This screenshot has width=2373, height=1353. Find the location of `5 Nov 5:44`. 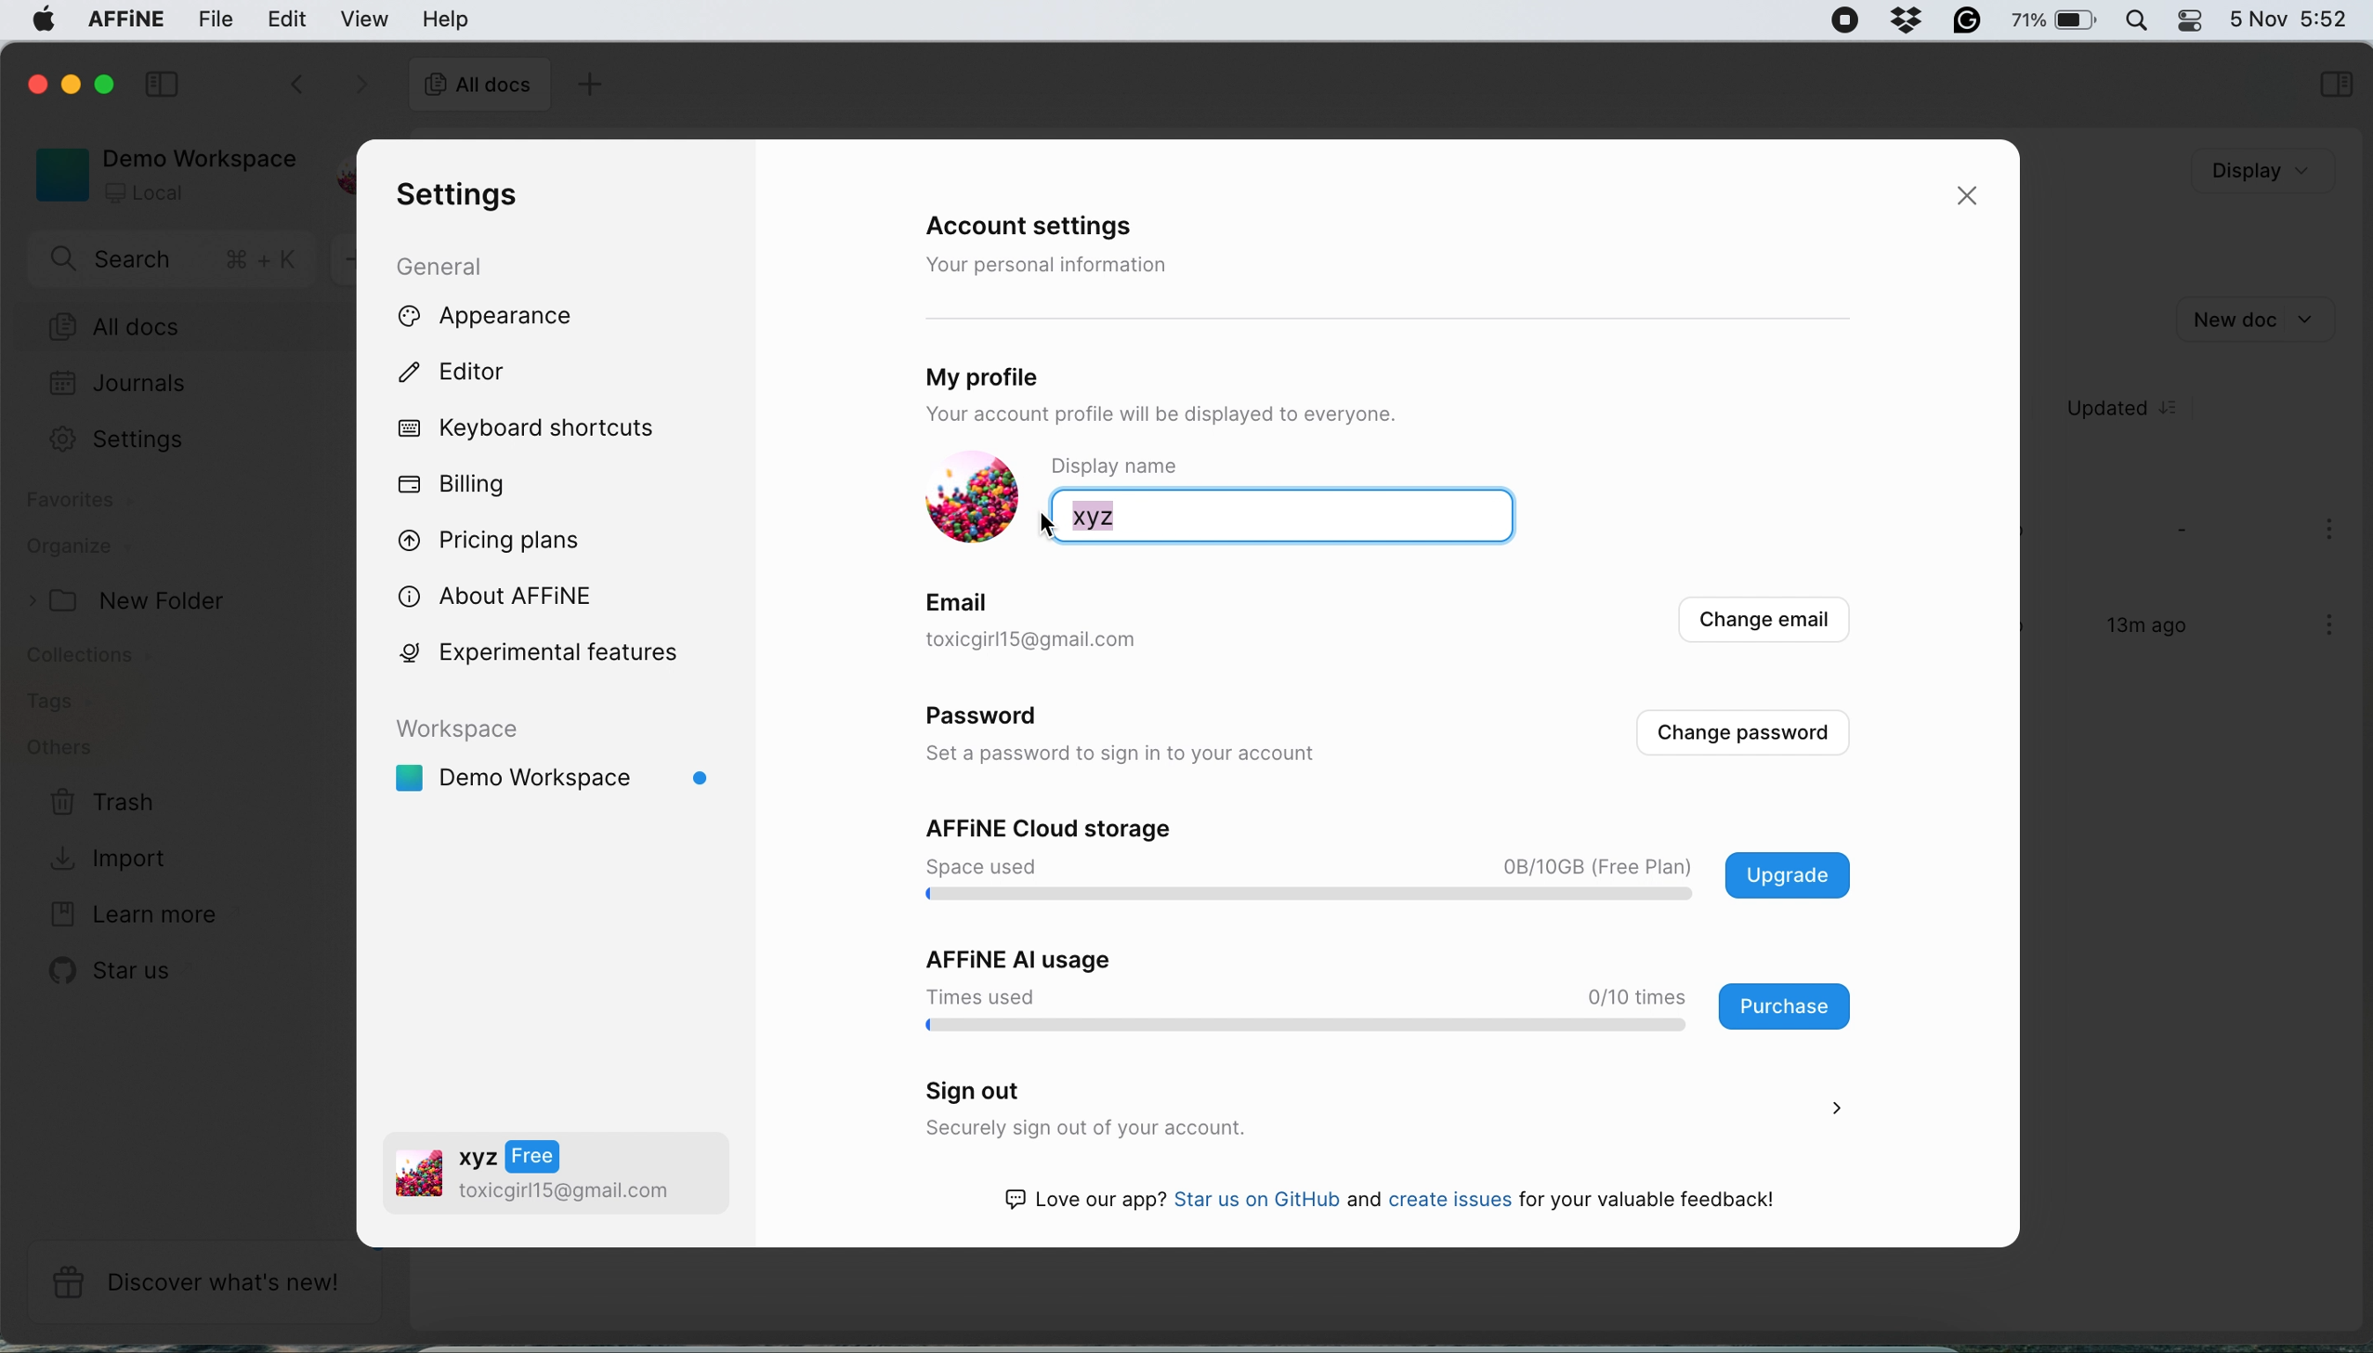

5 Nov 5:44 is located at coordinates (2288, 17).